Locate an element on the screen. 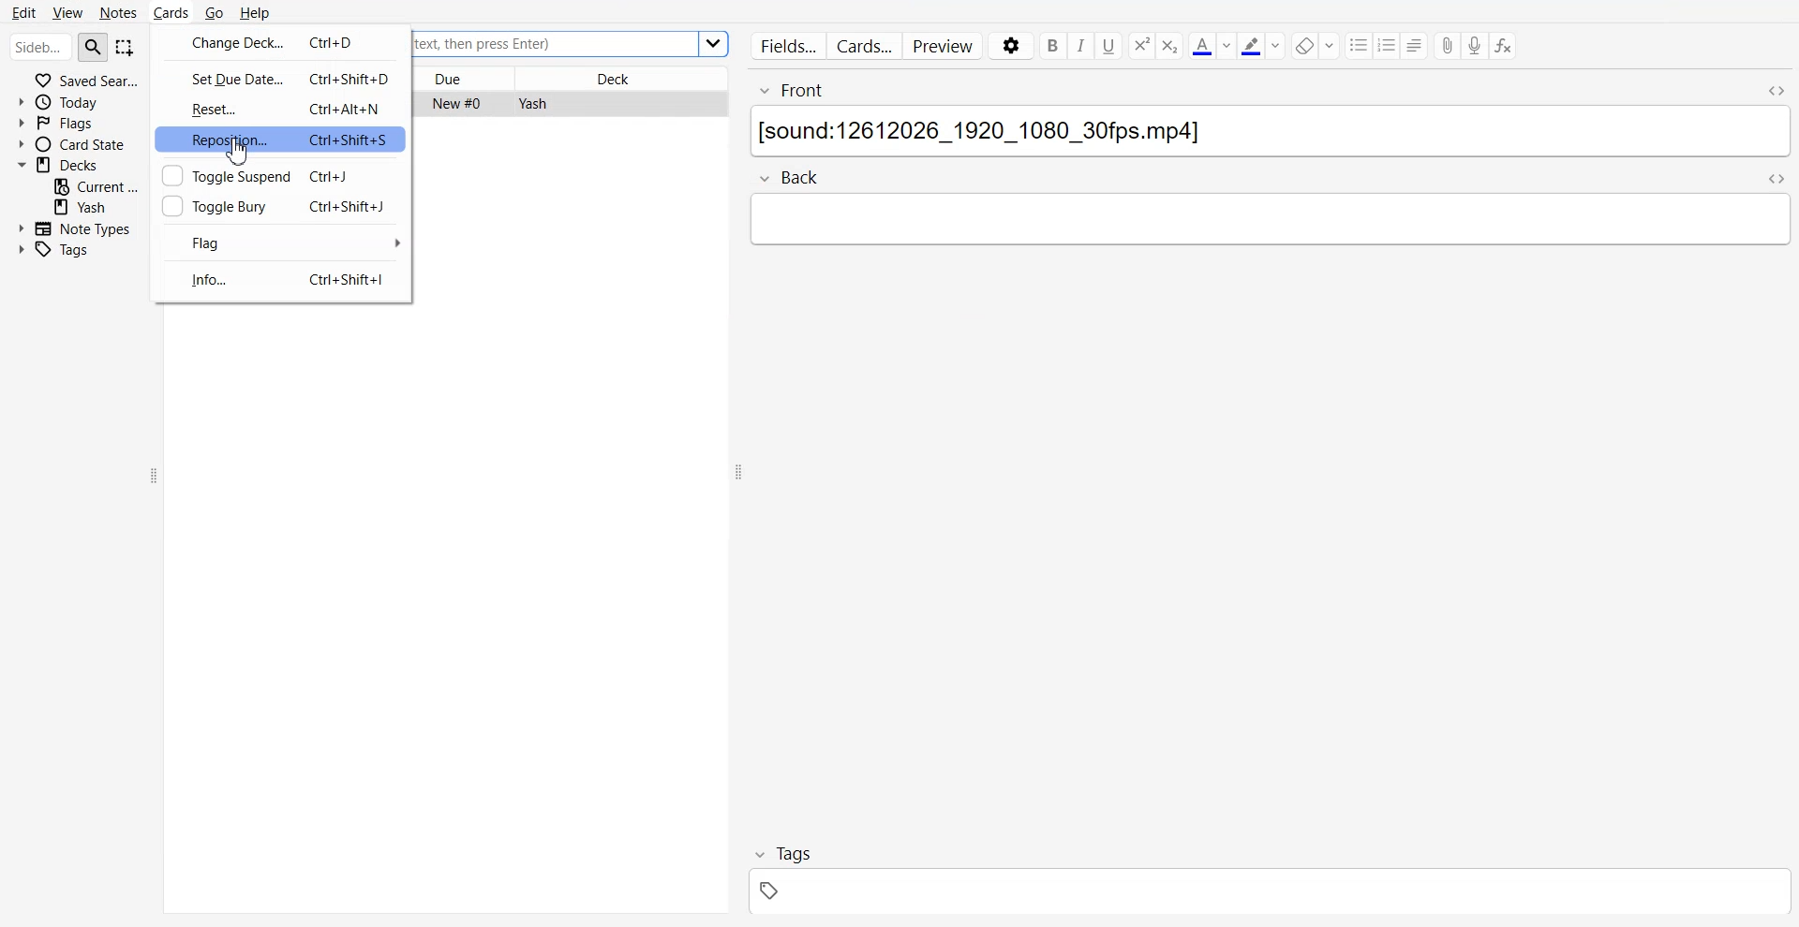  Deck is located at coordinates (78, 164).